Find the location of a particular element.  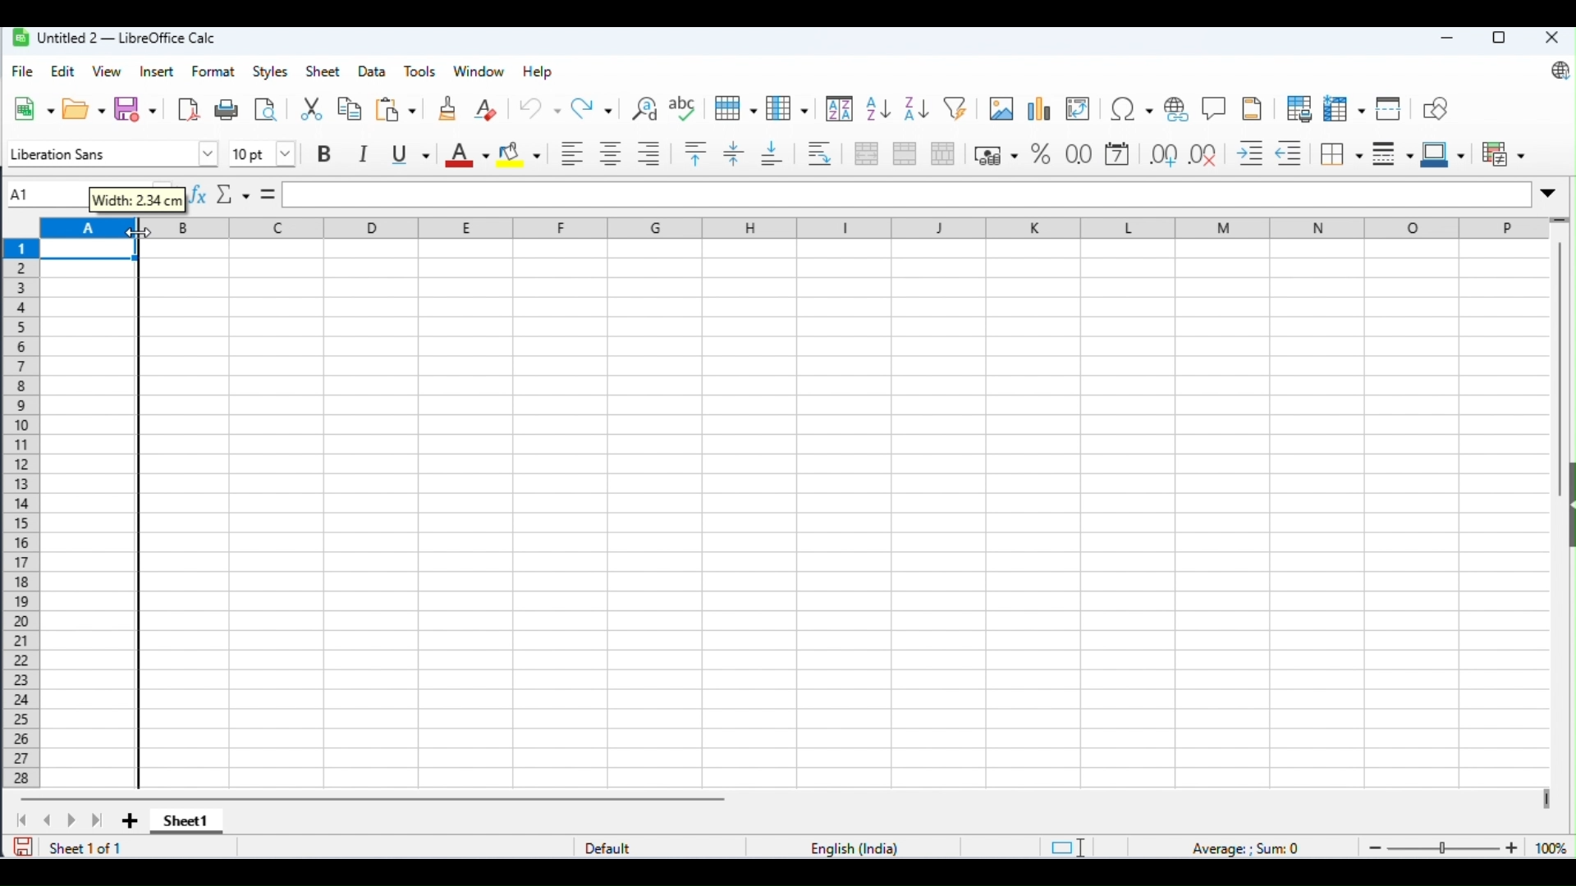

zoom is located at coordinates (1464, 846).